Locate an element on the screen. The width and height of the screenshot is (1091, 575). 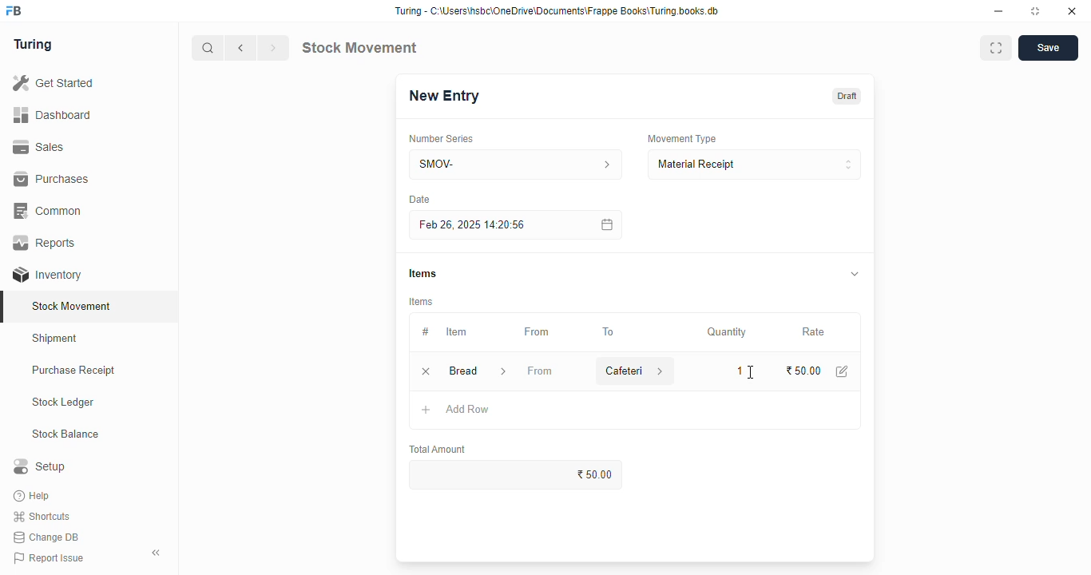
purchases is located at coordinates (51, 179).